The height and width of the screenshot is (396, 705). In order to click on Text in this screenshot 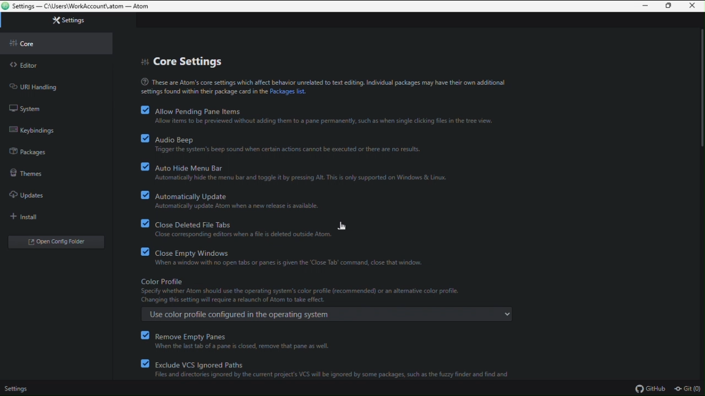, I will do `click(322, 85)`.